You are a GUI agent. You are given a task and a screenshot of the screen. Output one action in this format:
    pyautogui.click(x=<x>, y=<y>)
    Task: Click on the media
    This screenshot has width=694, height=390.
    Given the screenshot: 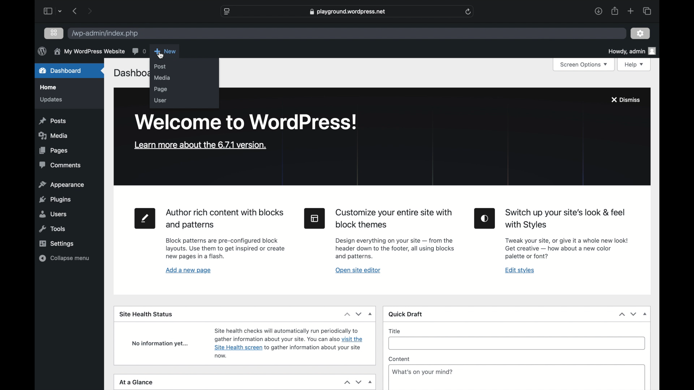 What is the action you would take?
    pyautogui.click(x=53, y=136)
    